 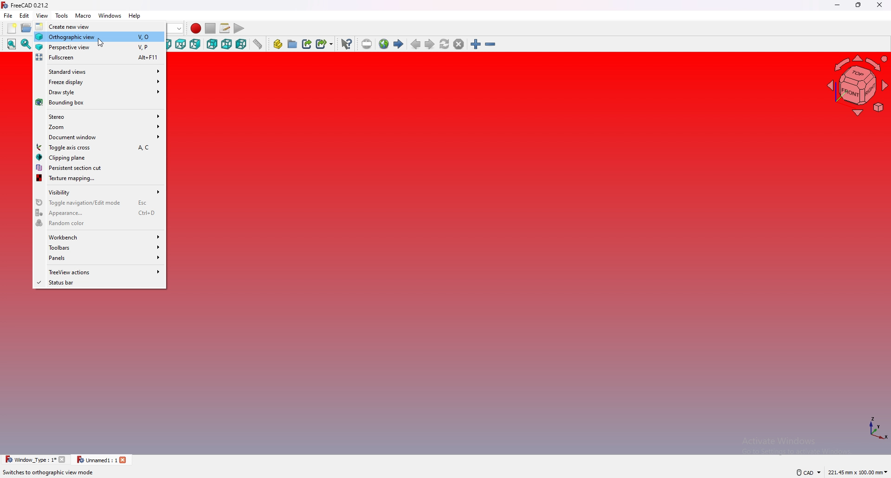 What do you see at coordinates (168, 44) in the screenshot?
I see `front` at bounding box center [168, 44].